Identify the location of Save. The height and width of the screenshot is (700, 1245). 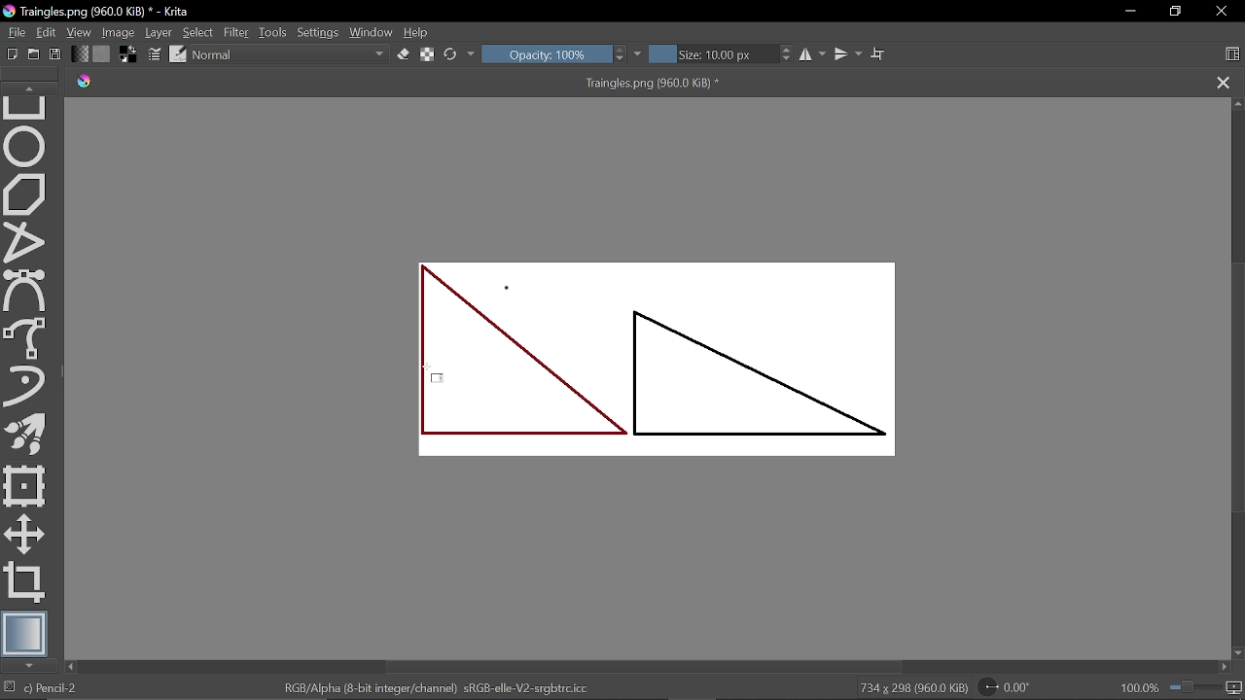
(57, 54).